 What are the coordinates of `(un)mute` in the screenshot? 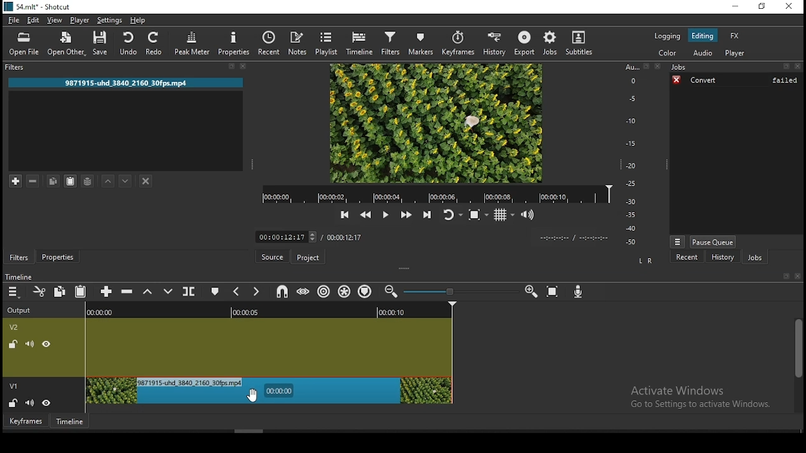 It's located at (30, 401).